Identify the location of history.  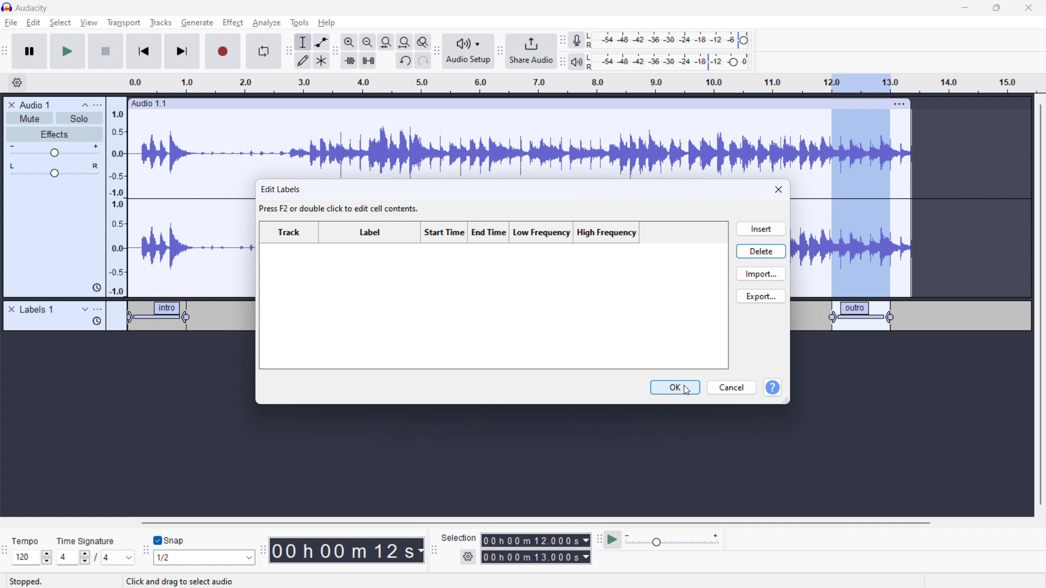
(97, 322).